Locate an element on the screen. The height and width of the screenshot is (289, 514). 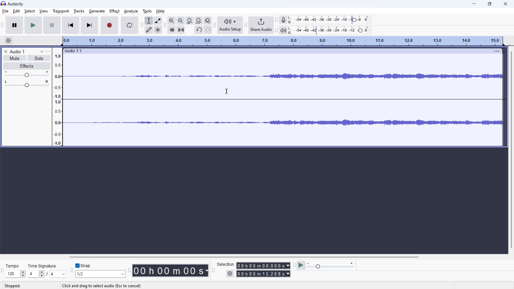
cursor is located at coordinates (226, 92).